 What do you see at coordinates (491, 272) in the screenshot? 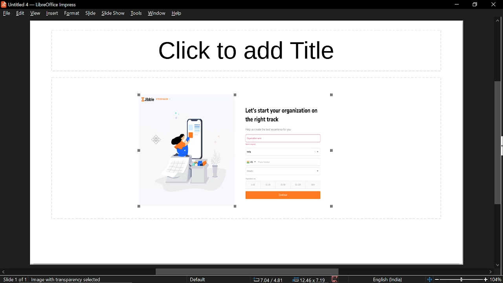
I see `move right` at bounding box center [491, 272].